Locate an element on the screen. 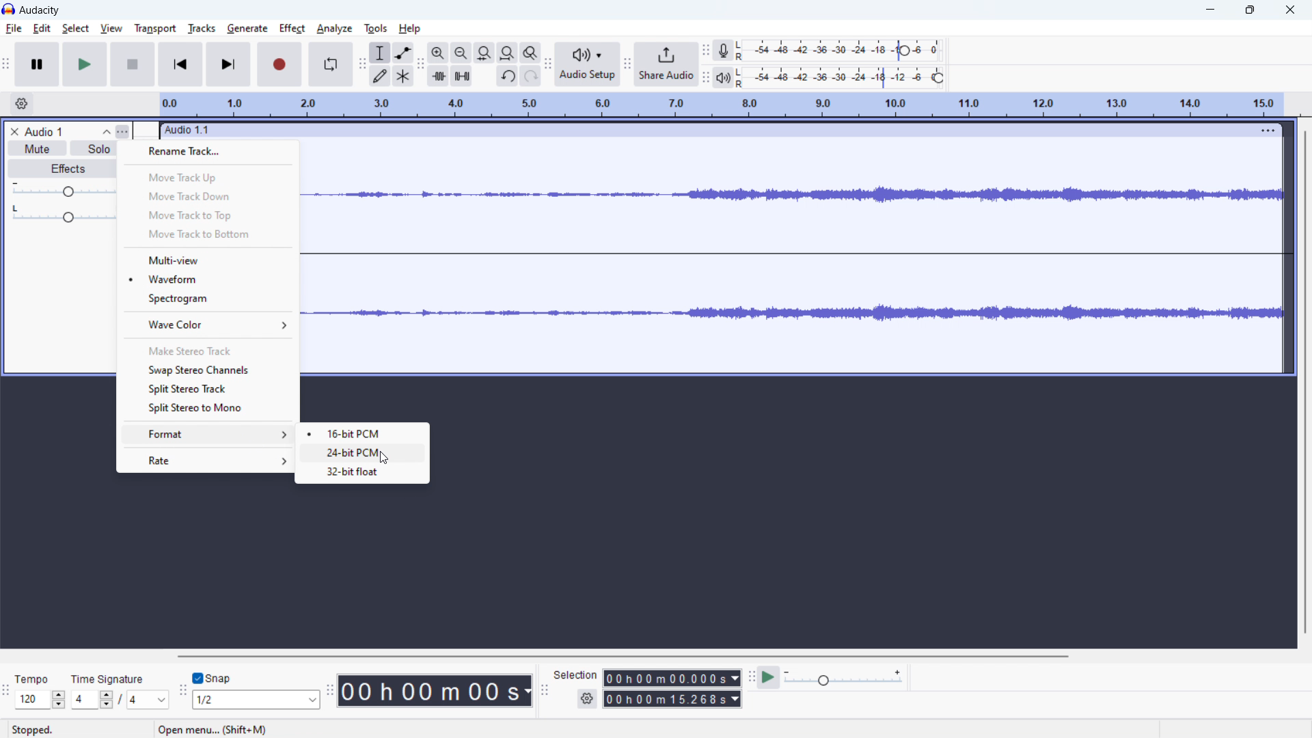  wave is located at coordinates (795, 310).